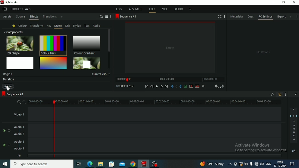 The height and width of the screenshot is (168, 299). What do you see at coordinates (262, 164) in the screenshot?
I see `speakers` at bounding box center [262, 164].